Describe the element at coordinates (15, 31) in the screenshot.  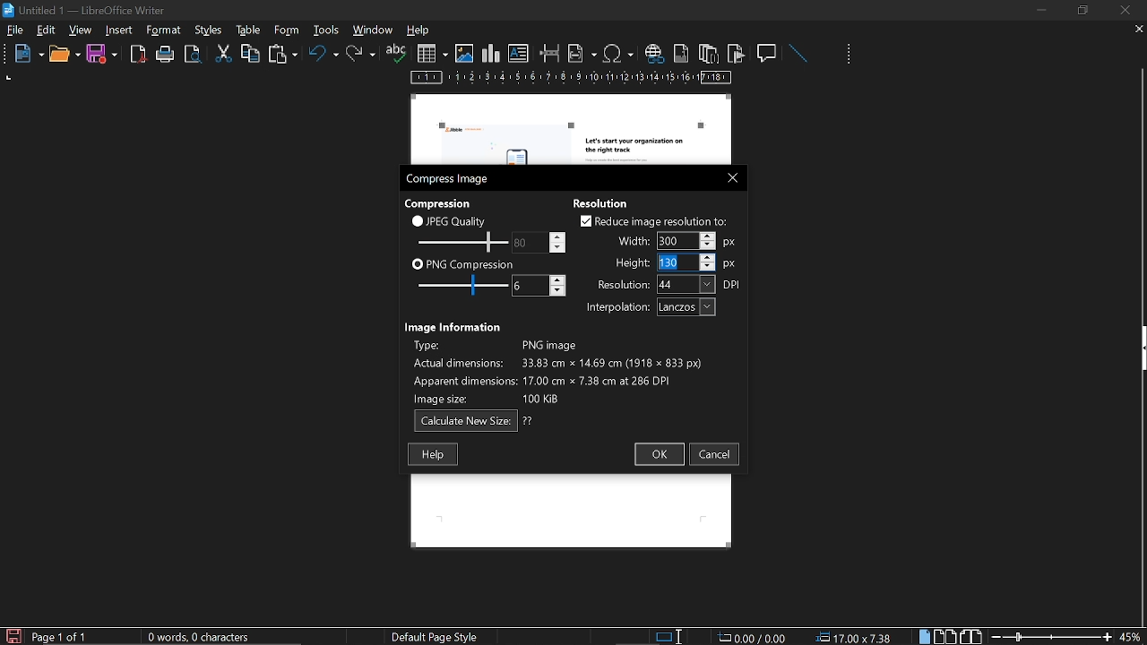
I see `file` at that location.